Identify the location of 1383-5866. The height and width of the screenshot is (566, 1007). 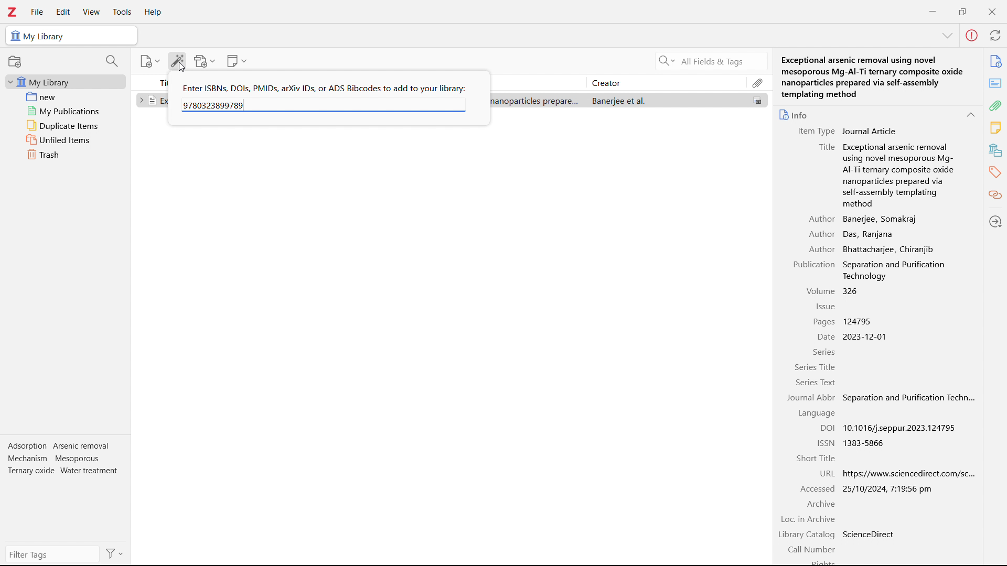
(865, 443).